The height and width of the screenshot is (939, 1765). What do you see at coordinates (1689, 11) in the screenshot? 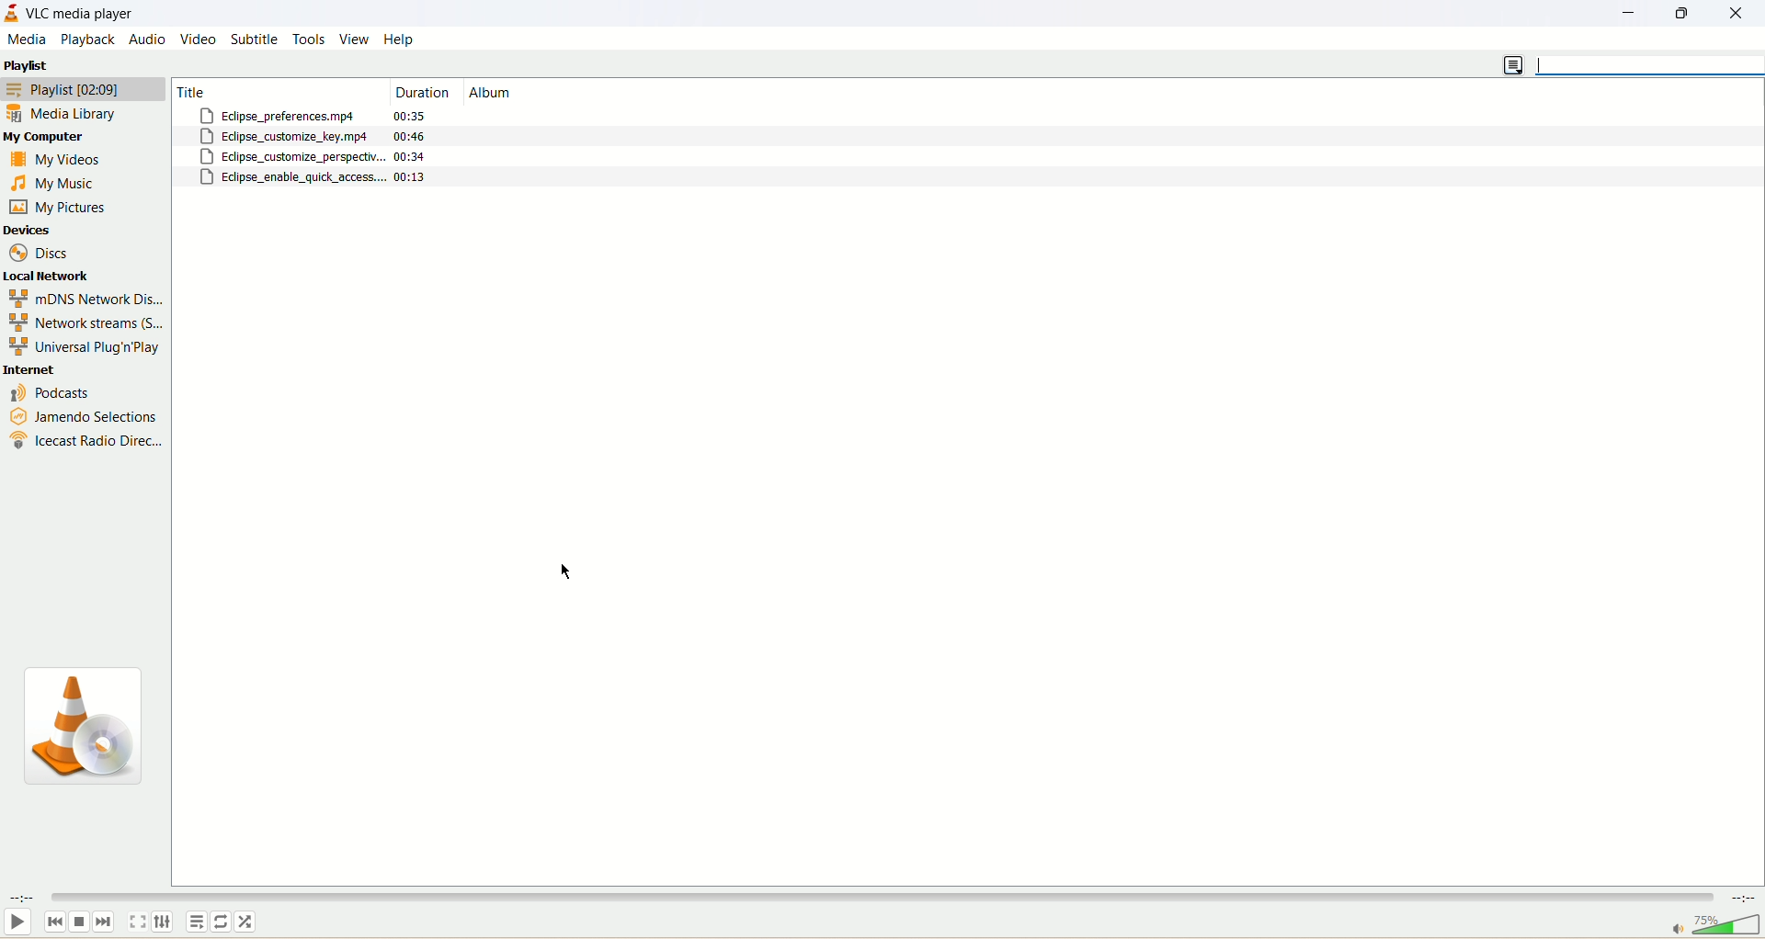
I see `maximize` at bounding box center [1689, 11].